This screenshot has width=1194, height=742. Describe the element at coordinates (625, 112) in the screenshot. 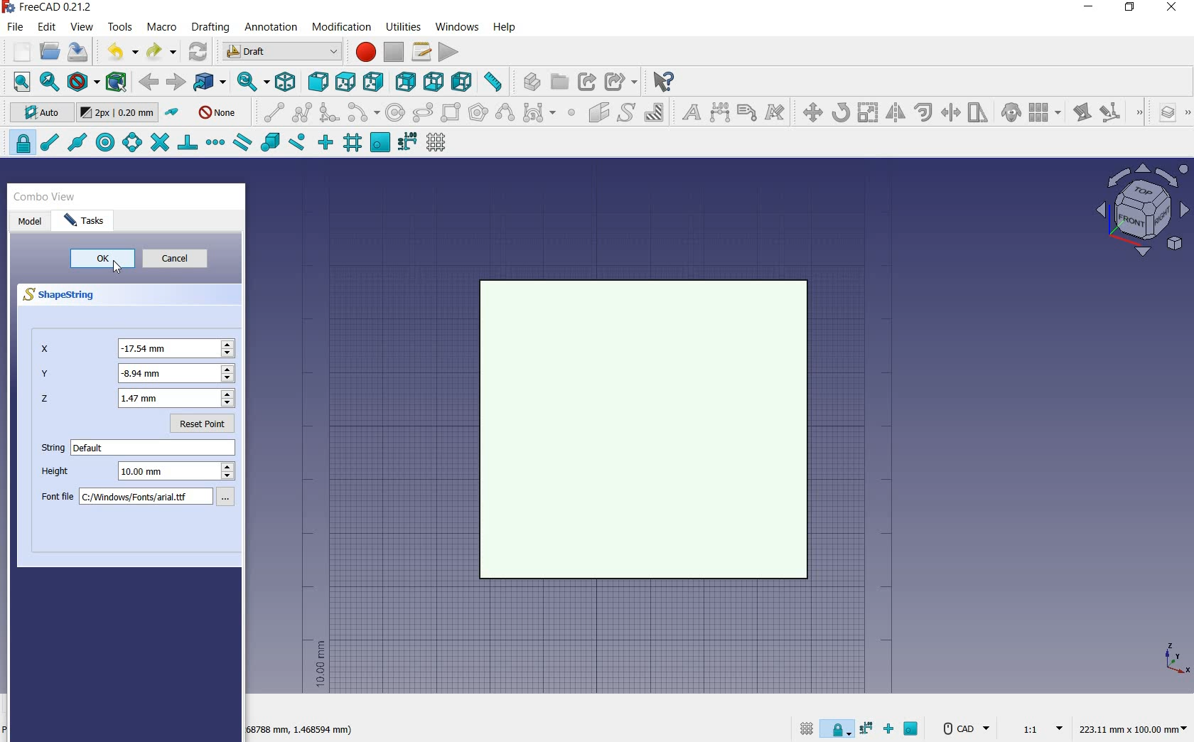

I see `shape from text` at that location.